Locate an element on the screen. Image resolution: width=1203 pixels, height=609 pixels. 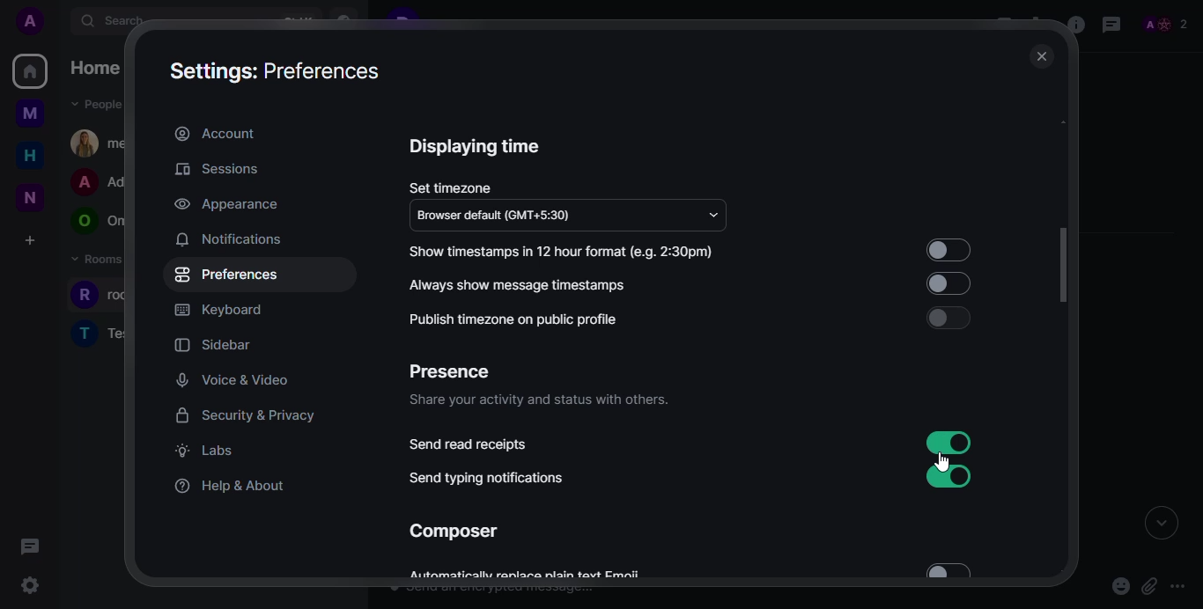
myspace is located at coordinates (29, 115).